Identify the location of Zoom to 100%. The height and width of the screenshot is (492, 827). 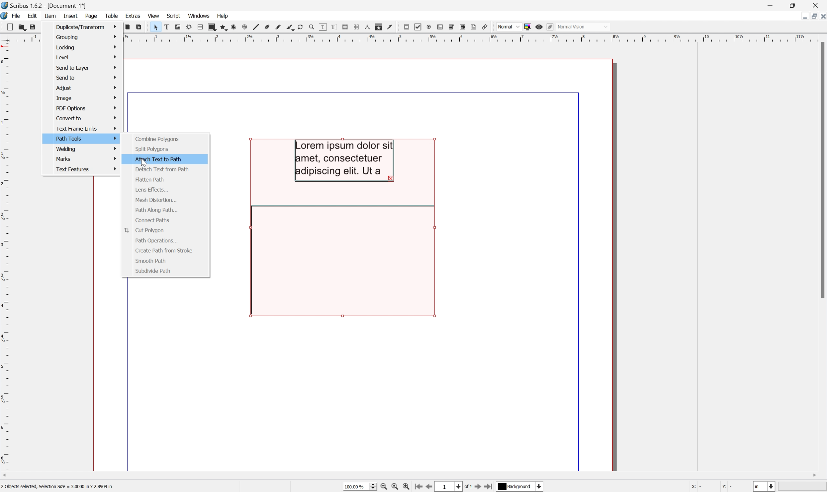
(397, 487).